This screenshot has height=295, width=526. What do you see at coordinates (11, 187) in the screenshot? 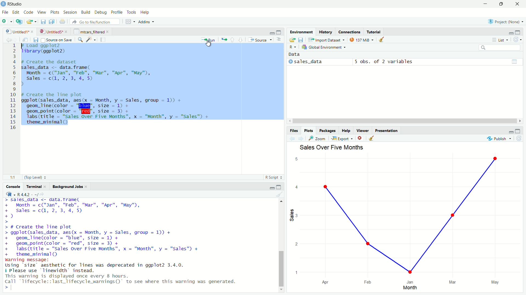
I see `console` at bounding box center [11, 187].